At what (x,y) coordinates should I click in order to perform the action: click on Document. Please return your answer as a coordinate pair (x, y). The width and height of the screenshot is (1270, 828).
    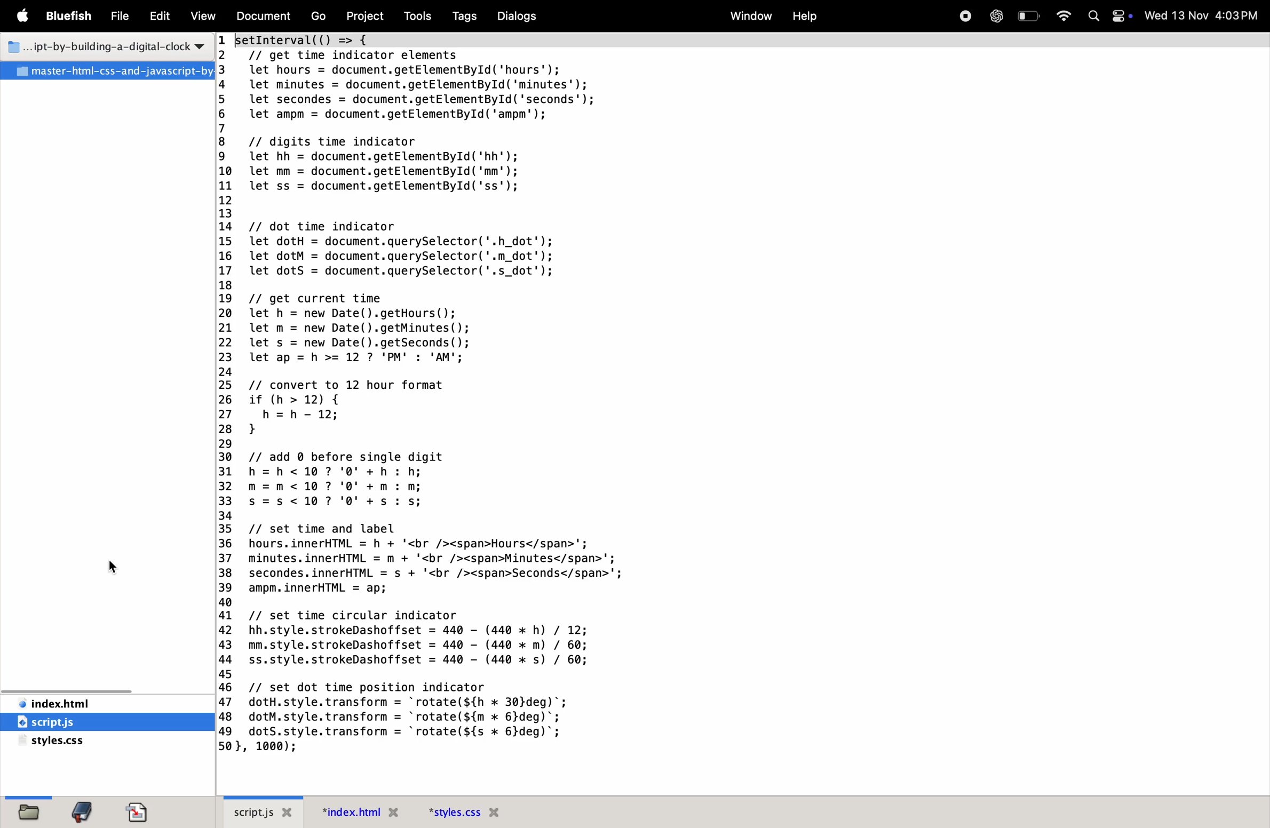
    Looking at the image, I should click on (262, 17).